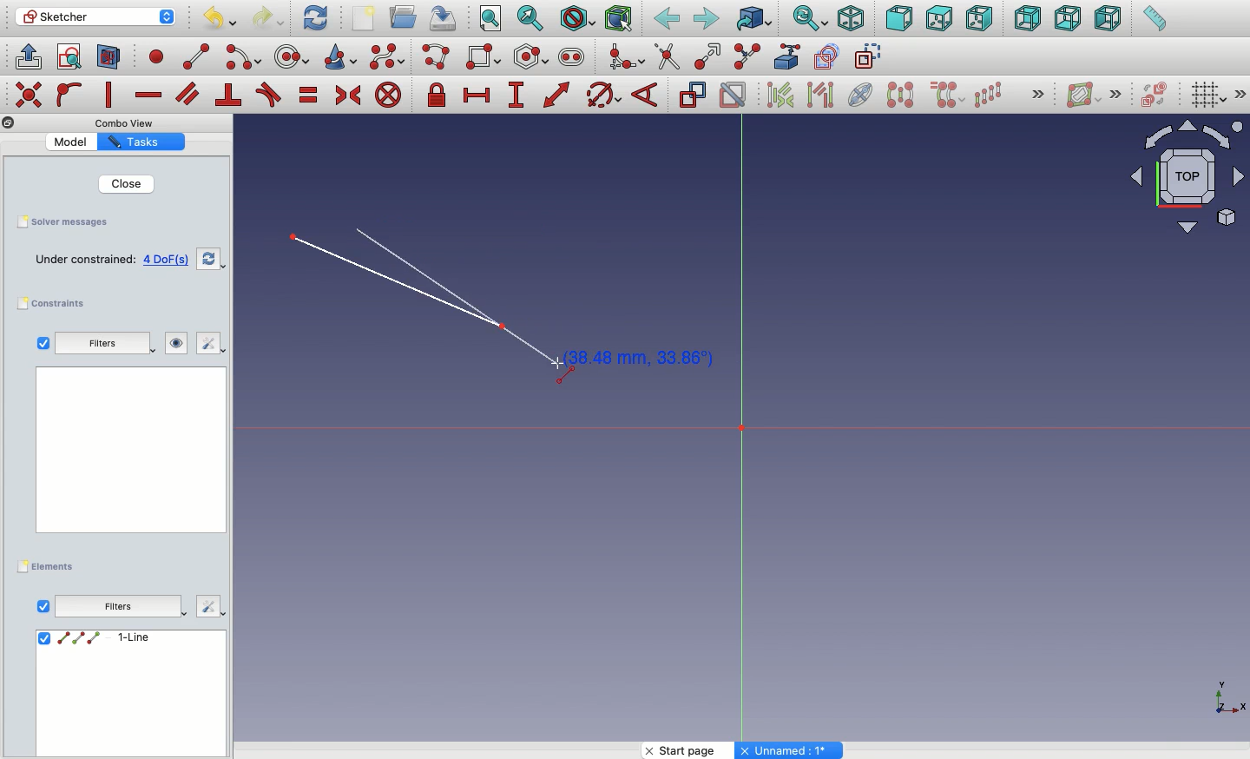 The image size is (1250, 759). What do you see at coordinates (519, 96) in the screenshot?
I see `Constrain vertical distance` at bounding box center [519, 96].